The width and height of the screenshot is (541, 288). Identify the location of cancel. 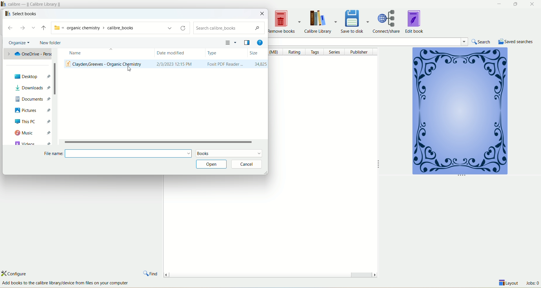
(247, 164).